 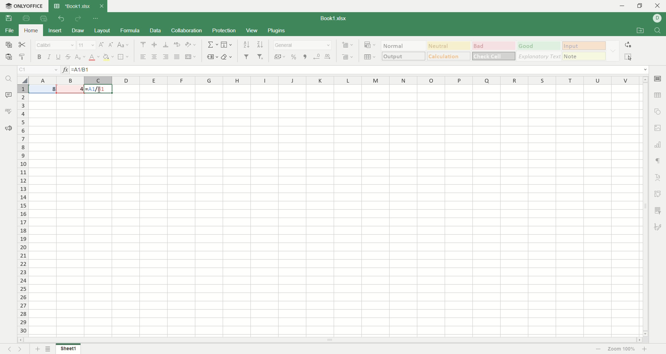 What do you see at coordinates (227, 57) in the screenshot?
I see `clear` at bounding box center [227, 57].